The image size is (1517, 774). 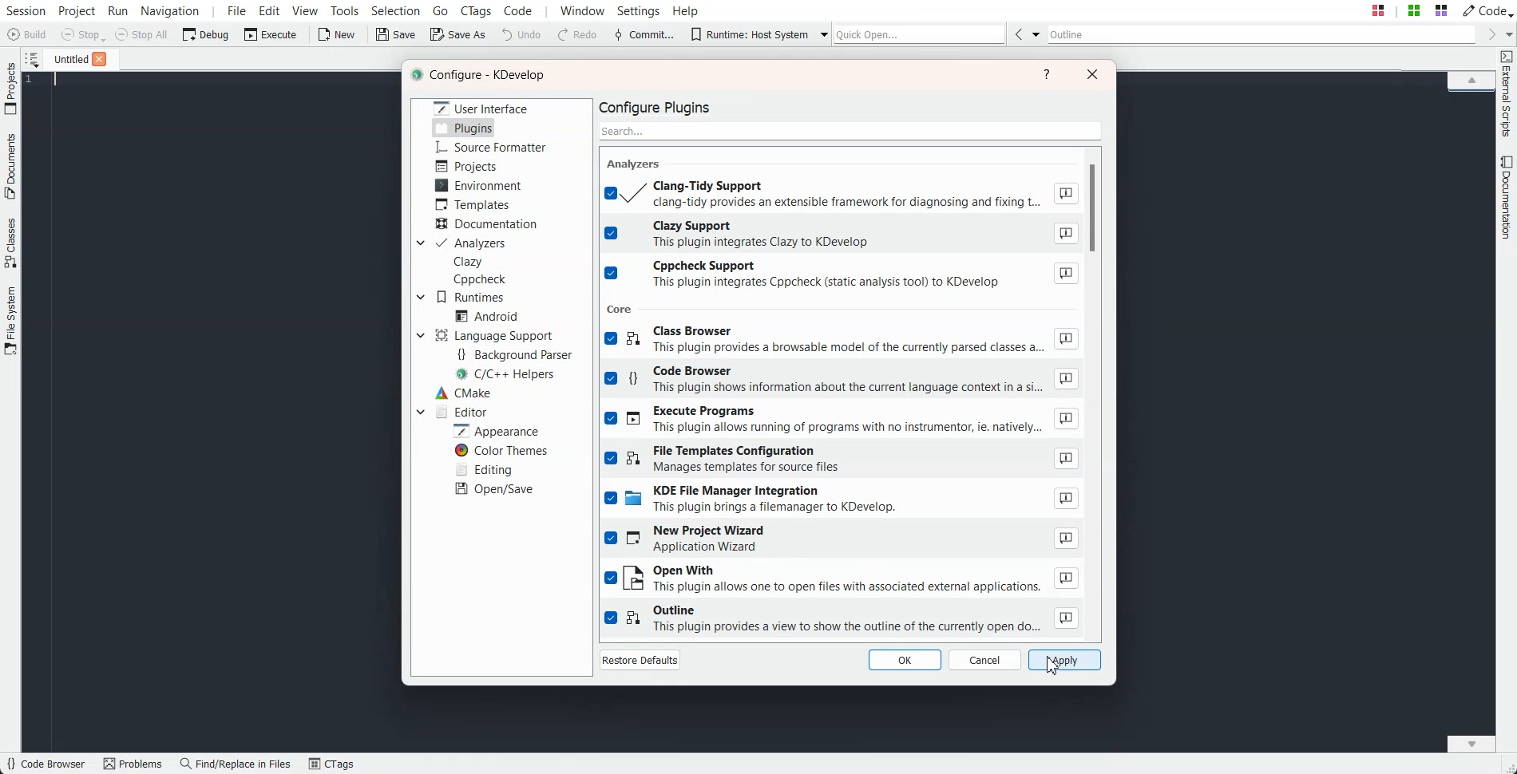 I want to click on Go Back, so click(x=1018, y=34).